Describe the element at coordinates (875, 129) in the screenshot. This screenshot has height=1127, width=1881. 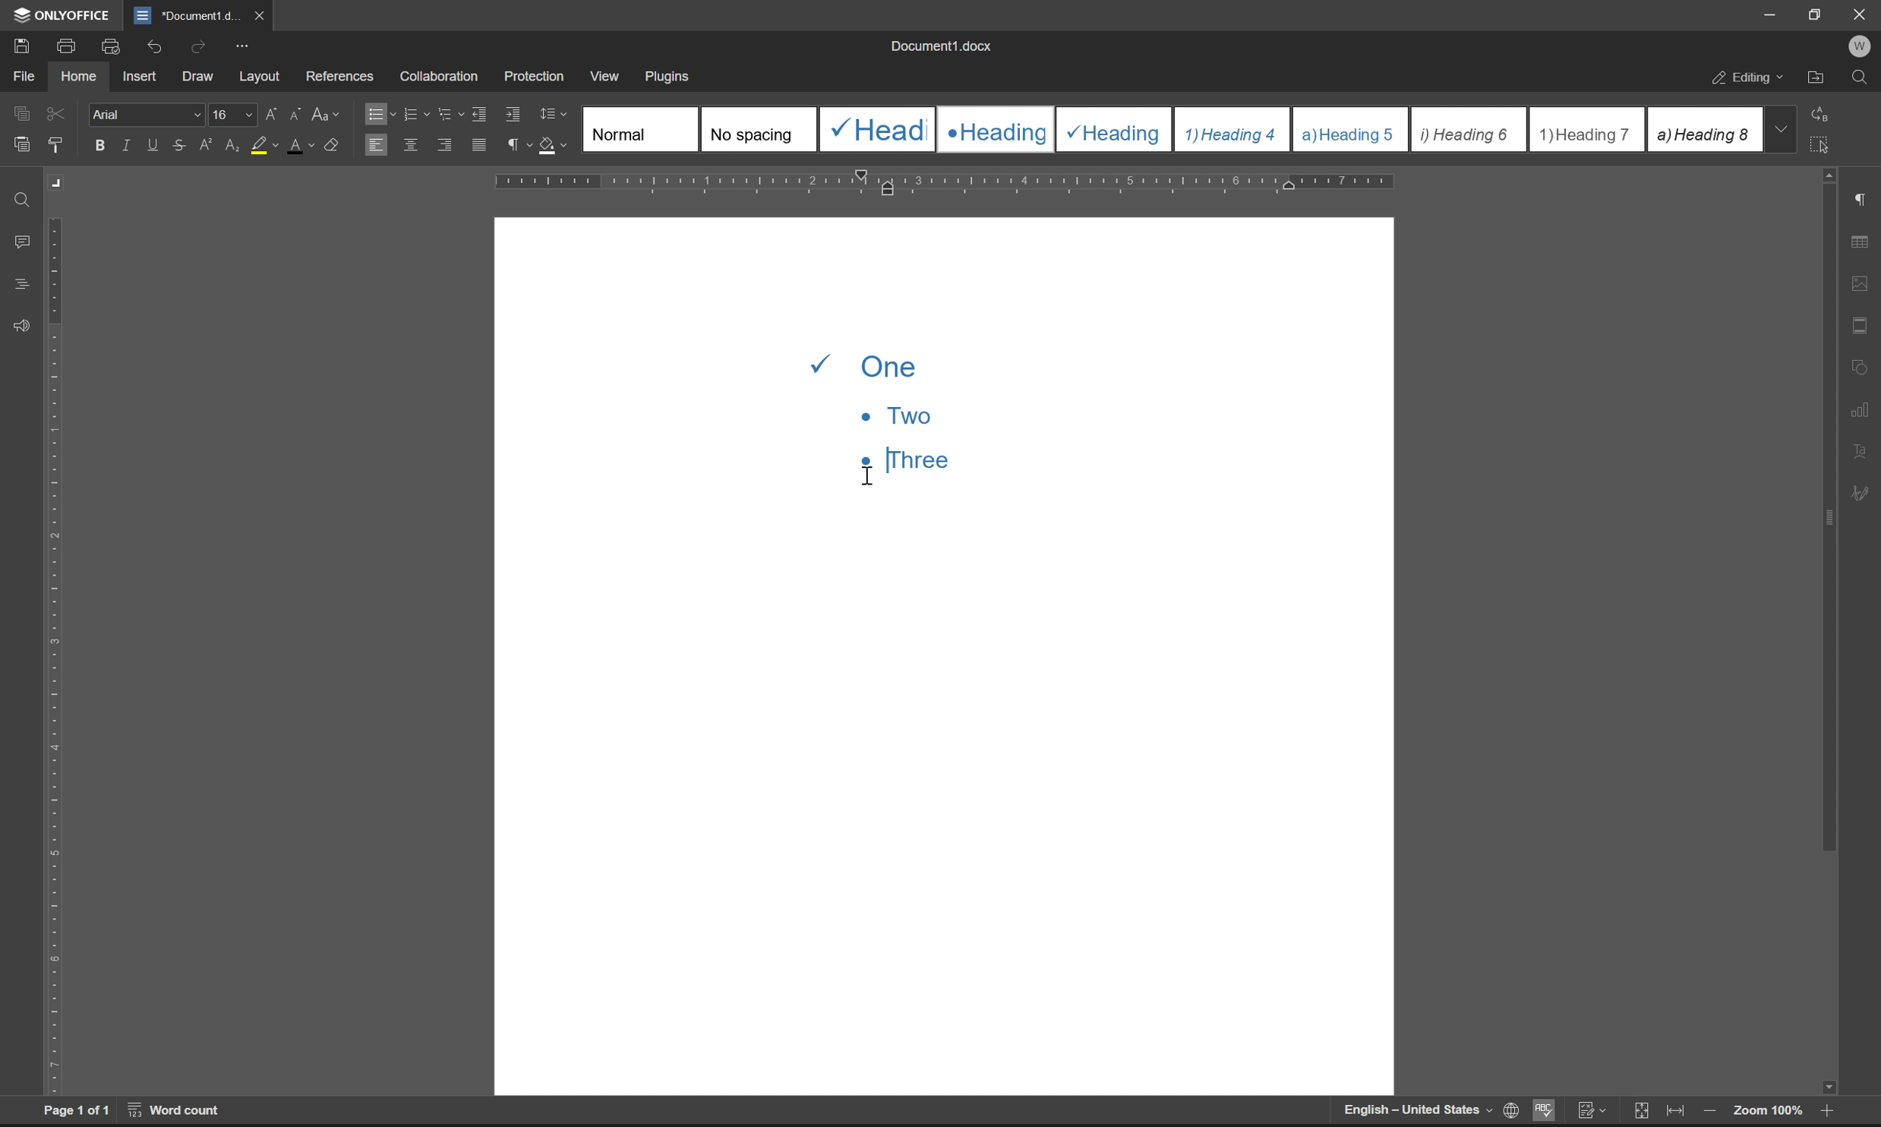
I see `Heading 1` at that location.